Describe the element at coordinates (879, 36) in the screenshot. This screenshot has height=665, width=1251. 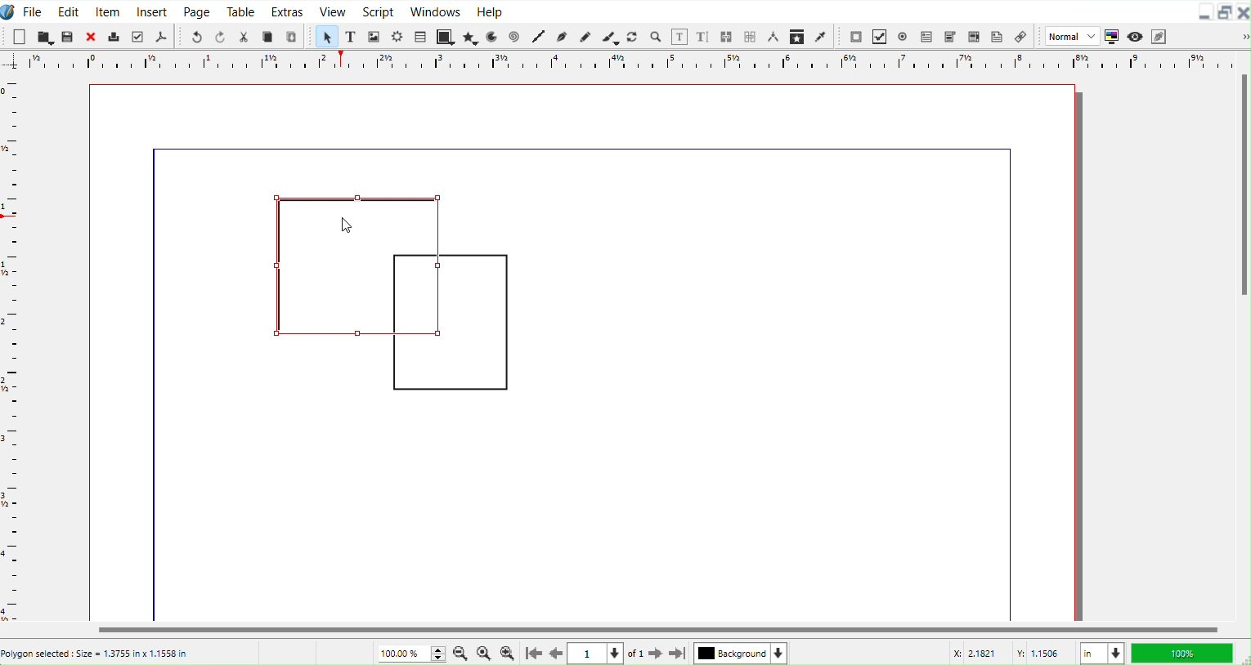
I see `PDF Check box` at that location.